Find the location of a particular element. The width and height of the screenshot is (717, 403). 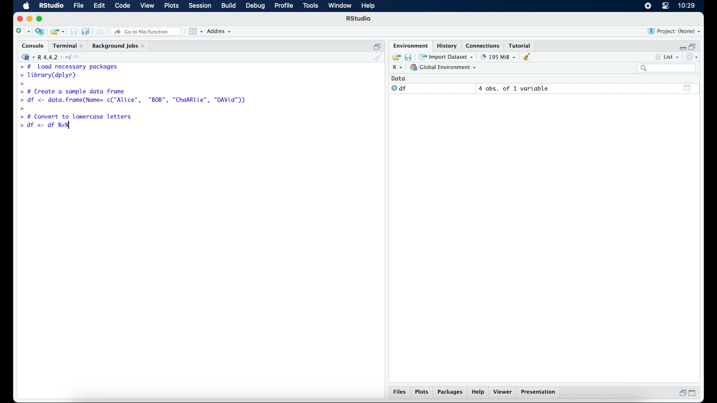

go to file/function is located at coordinates (146, 31).